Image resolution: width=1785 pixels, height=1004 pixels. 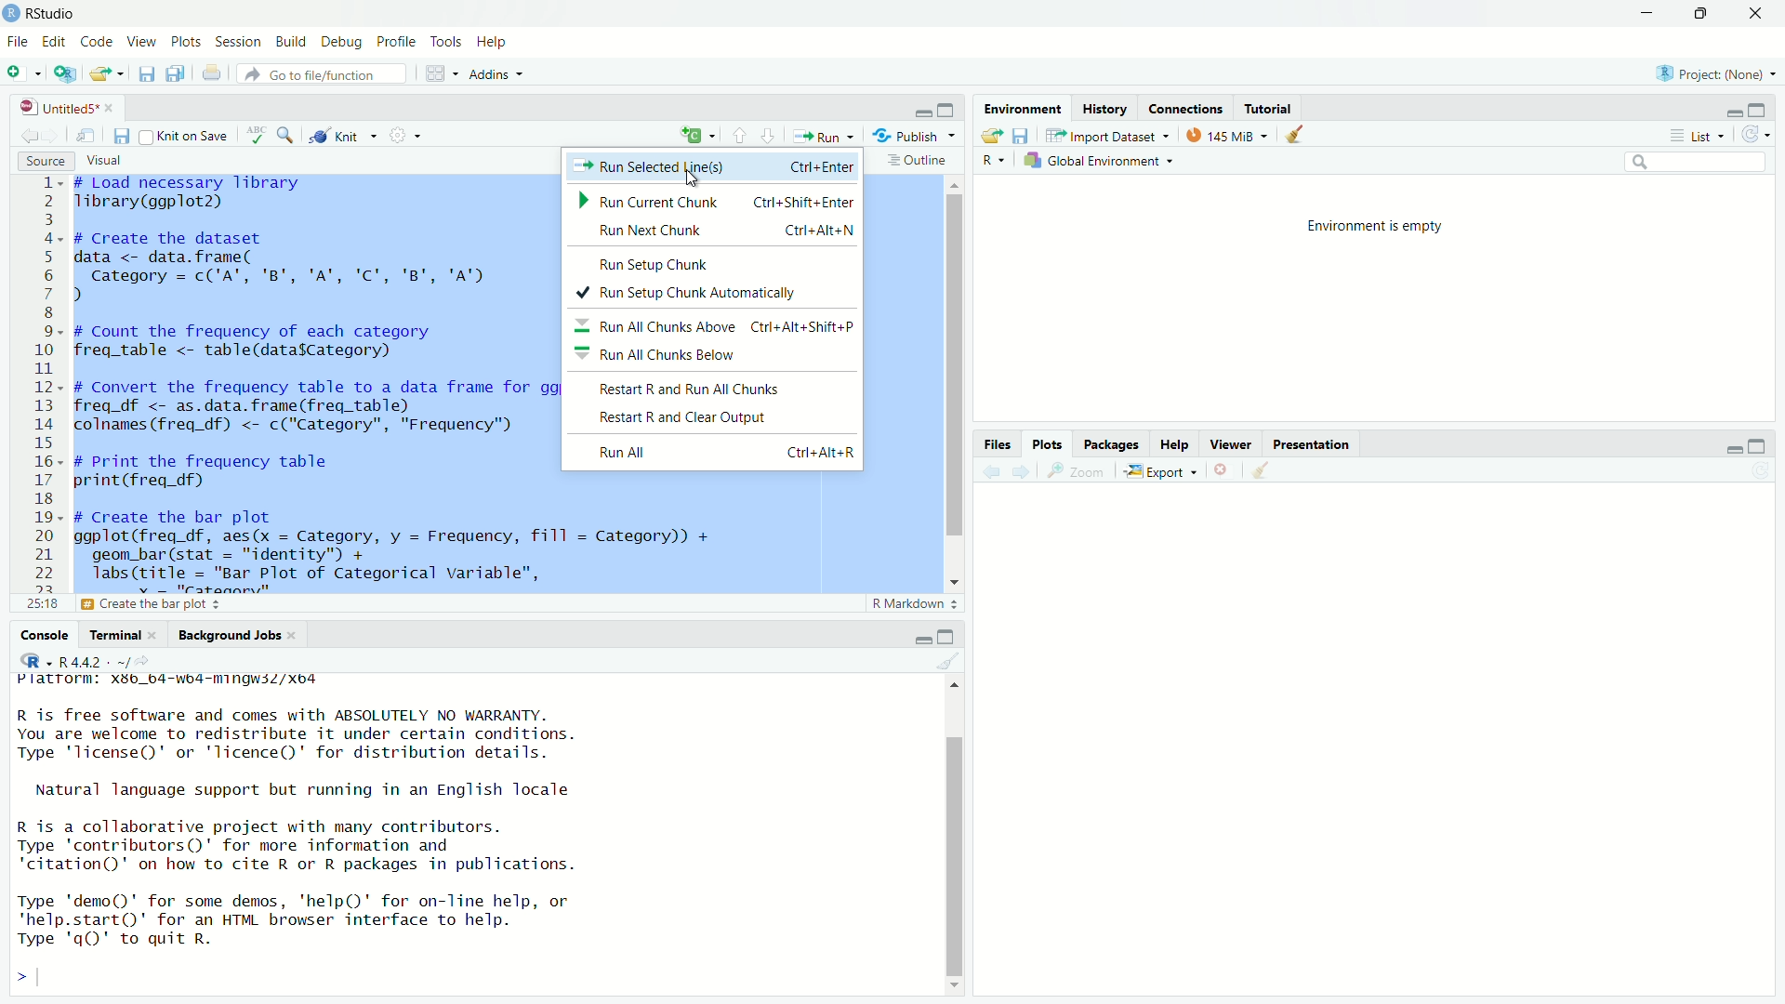 I want to click on outline, so click(x=918, y=160).